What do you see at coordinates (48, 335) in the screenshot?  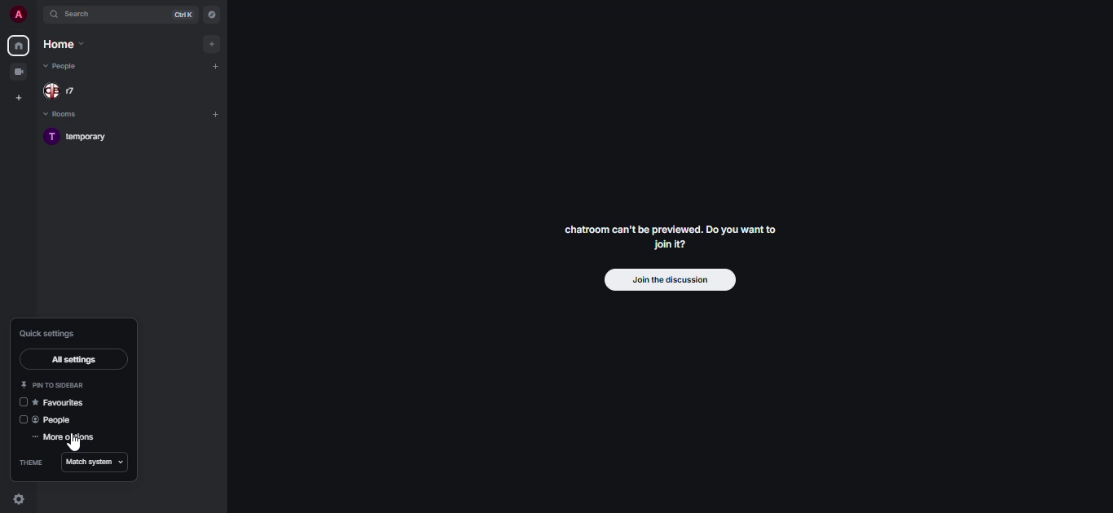 I see `quick settings` at bounding box center [48, 335].